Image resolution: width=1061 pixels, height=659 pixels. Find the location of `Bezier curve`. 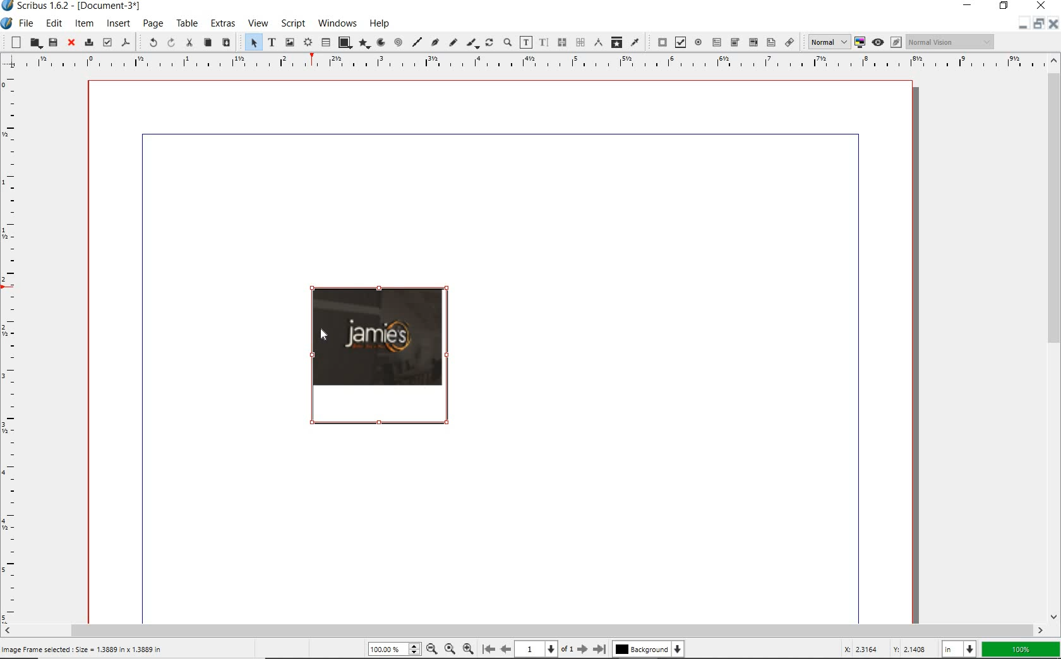

Bezier curve is located at coordinates (435, 42).